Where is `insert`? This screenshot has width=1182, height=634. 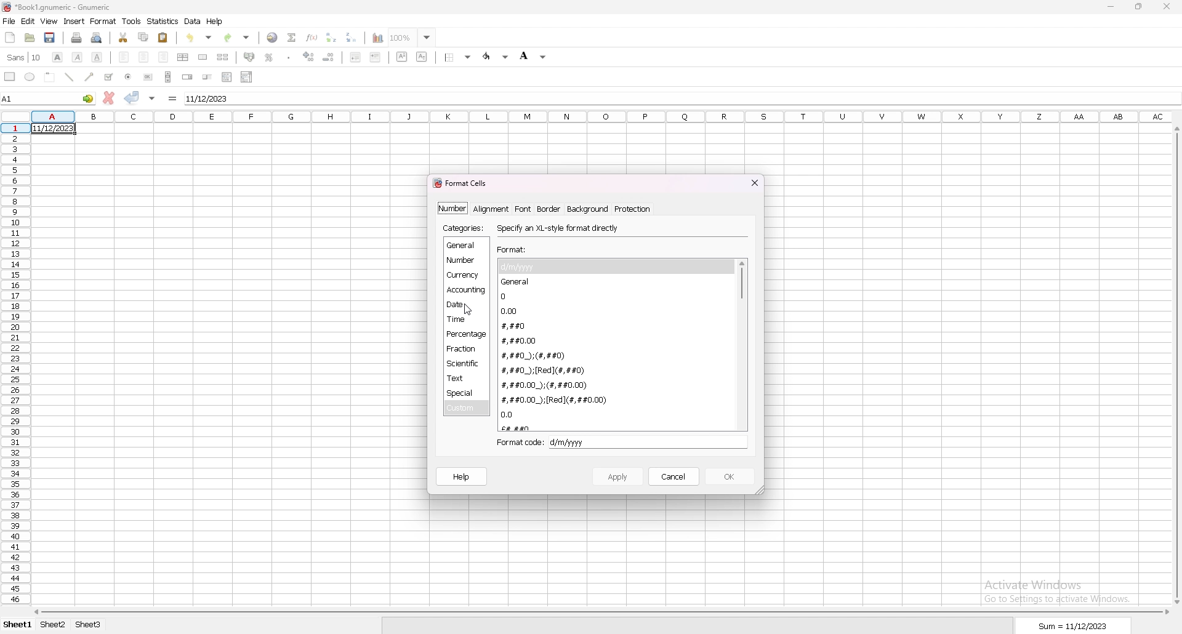
insert is located at coordinates (74, 22).